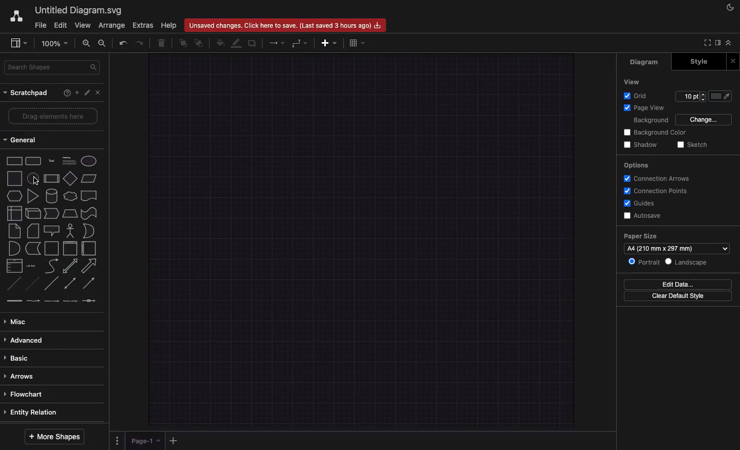 The image size is (740, 450). Describe the element at coordinates (76, 93) in the screenshot. I see `Add` at that location.